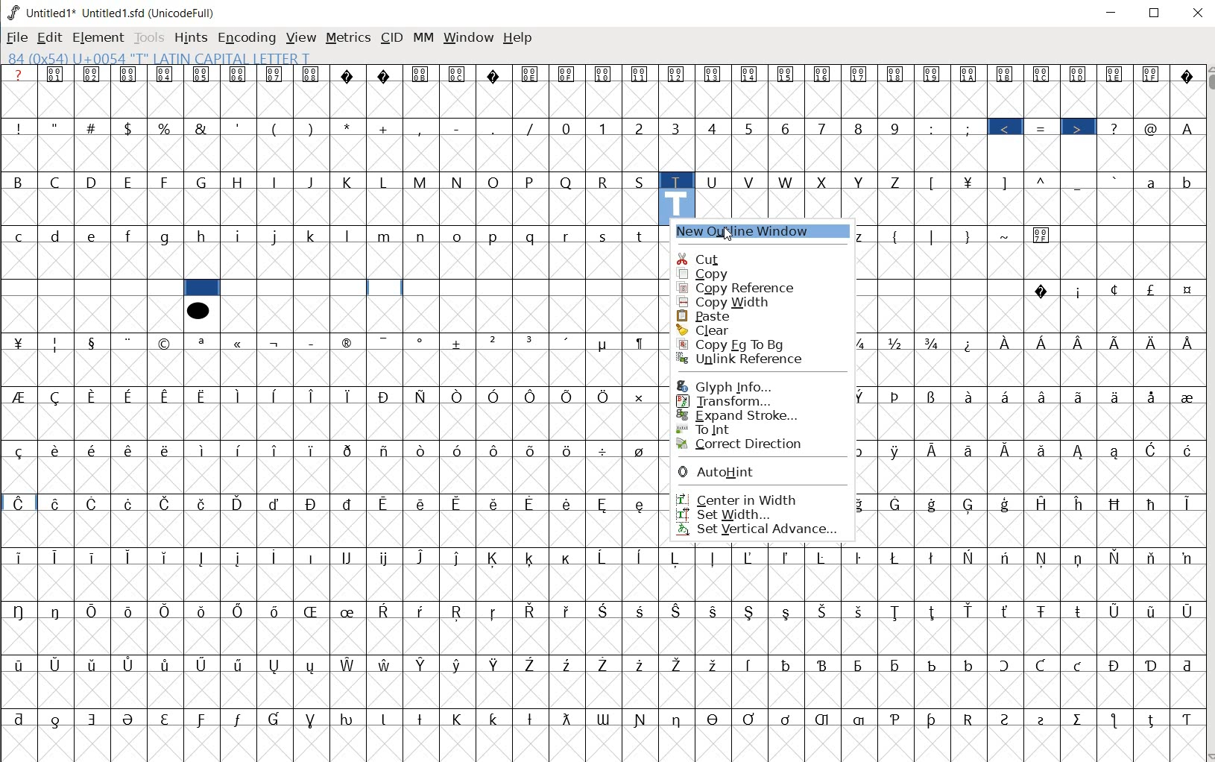  I want to click on Symbol, so click(825, 611).